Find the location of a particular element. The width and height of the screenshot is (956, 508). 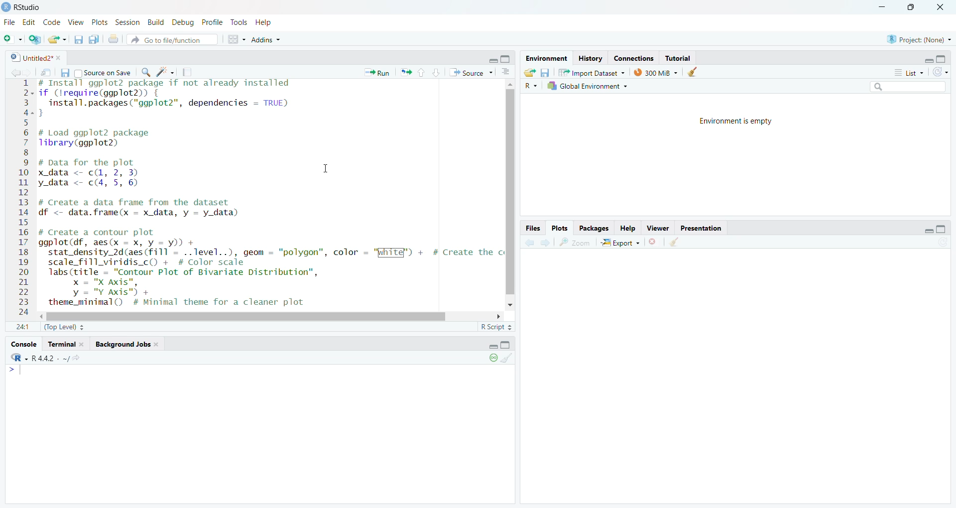

compile reports is located at coordinates (187, 73).